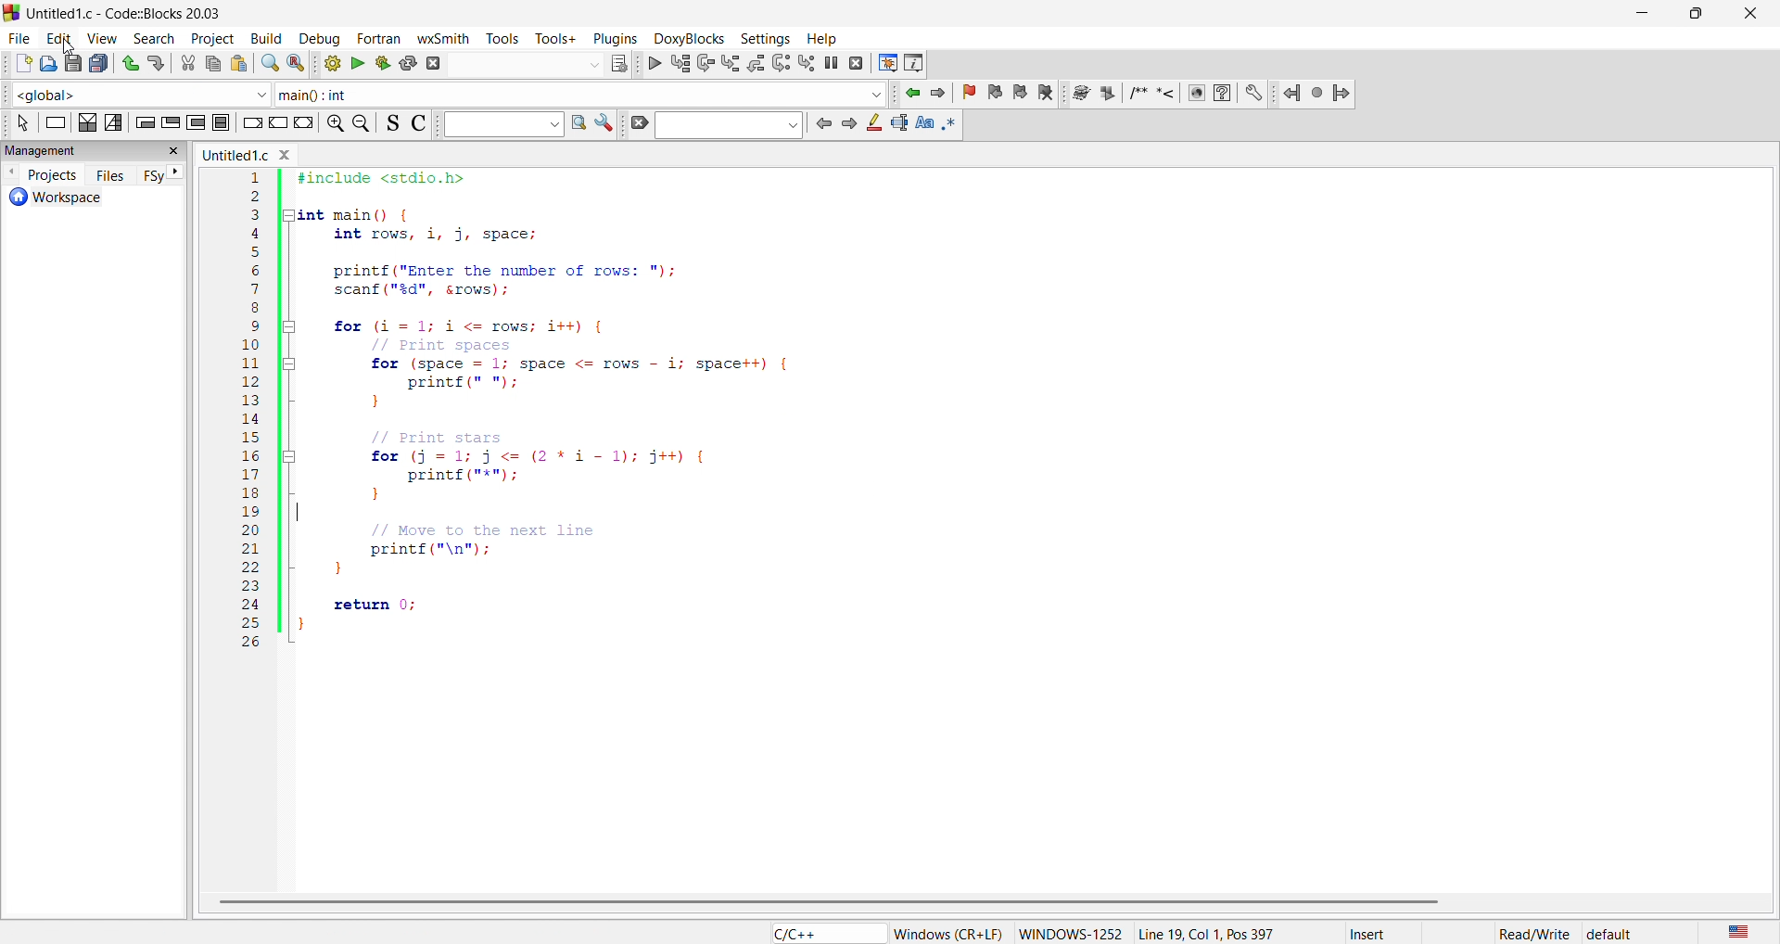  What do you see at coordinates (526, 64) in the screenshot?
I see `input box` at bounding box center [526, 64].